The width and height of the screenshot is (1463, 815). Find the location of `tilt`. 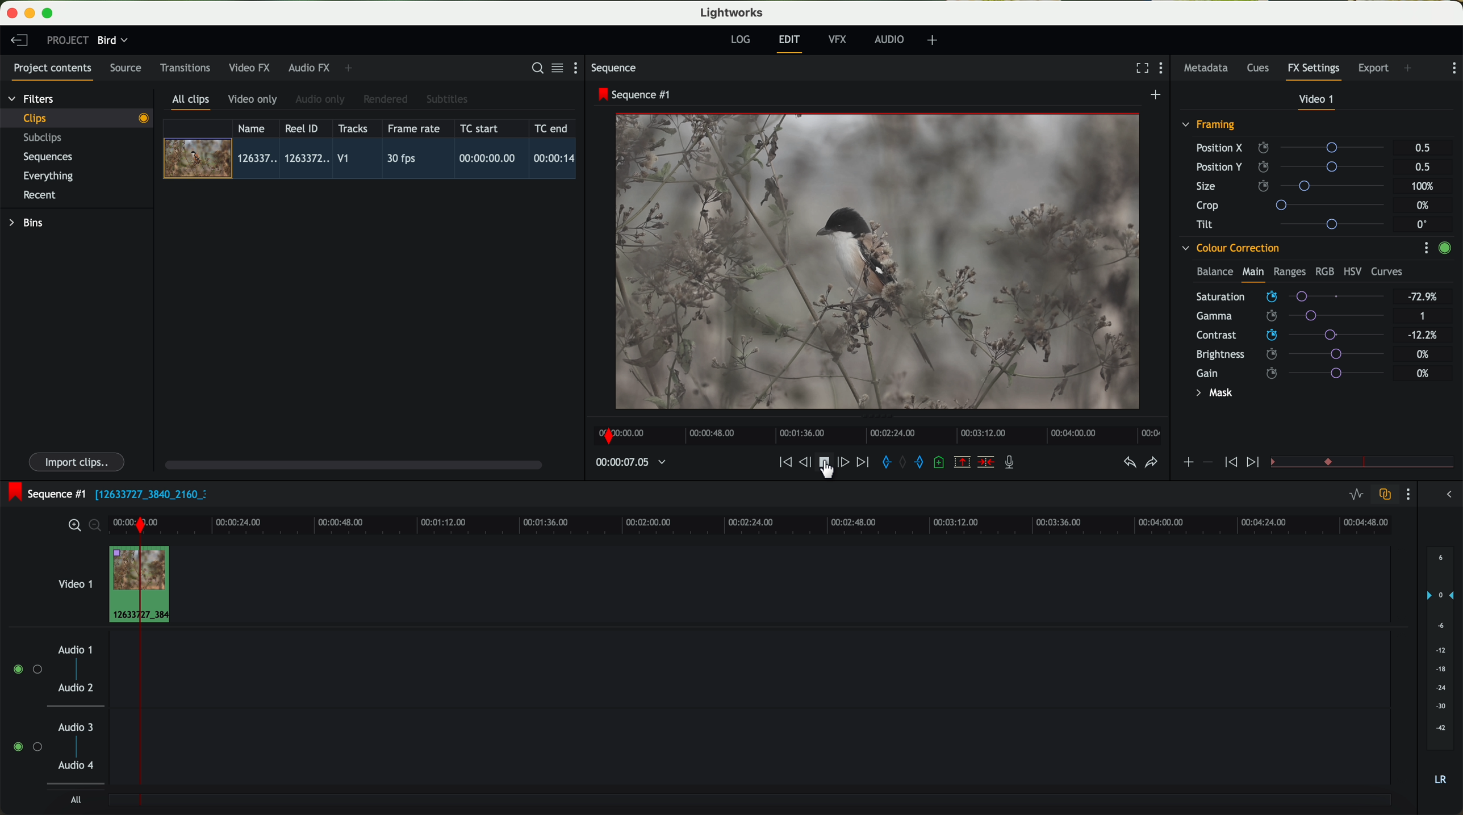

tilt is located at coordinates (1295, 224).